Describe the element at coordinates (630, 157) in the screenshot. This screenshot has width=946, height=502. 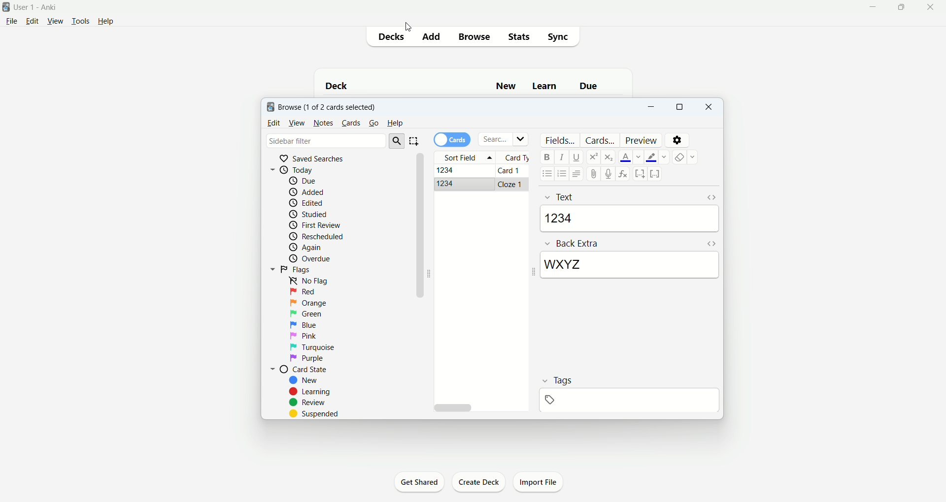
I see `text color` at that location.